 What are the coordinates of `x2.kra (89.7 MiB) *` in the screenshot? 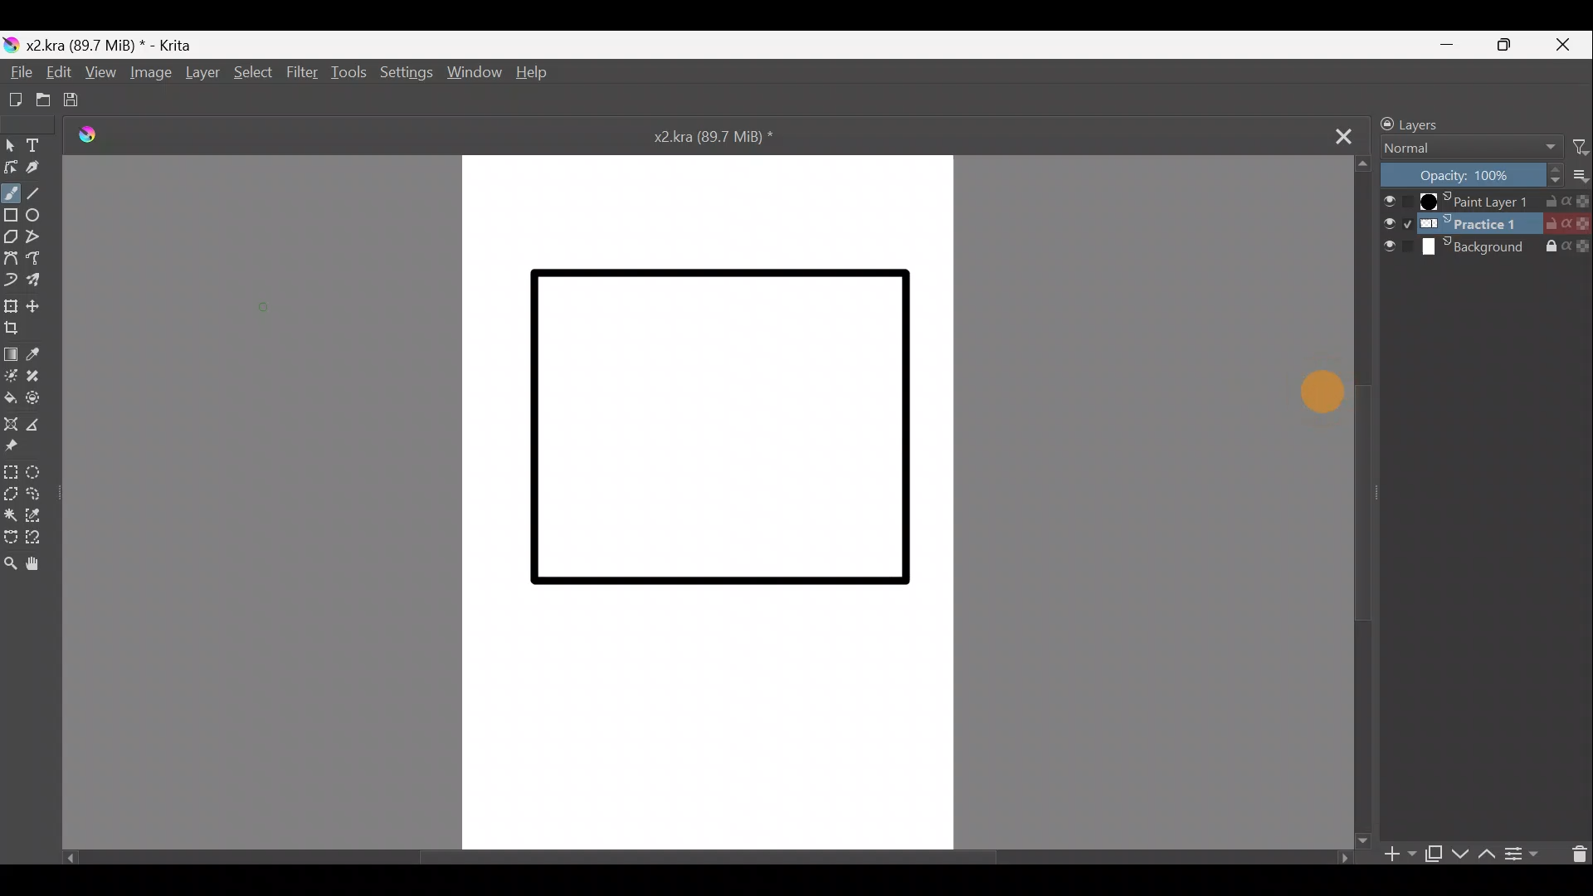 It's located at (111, 44).